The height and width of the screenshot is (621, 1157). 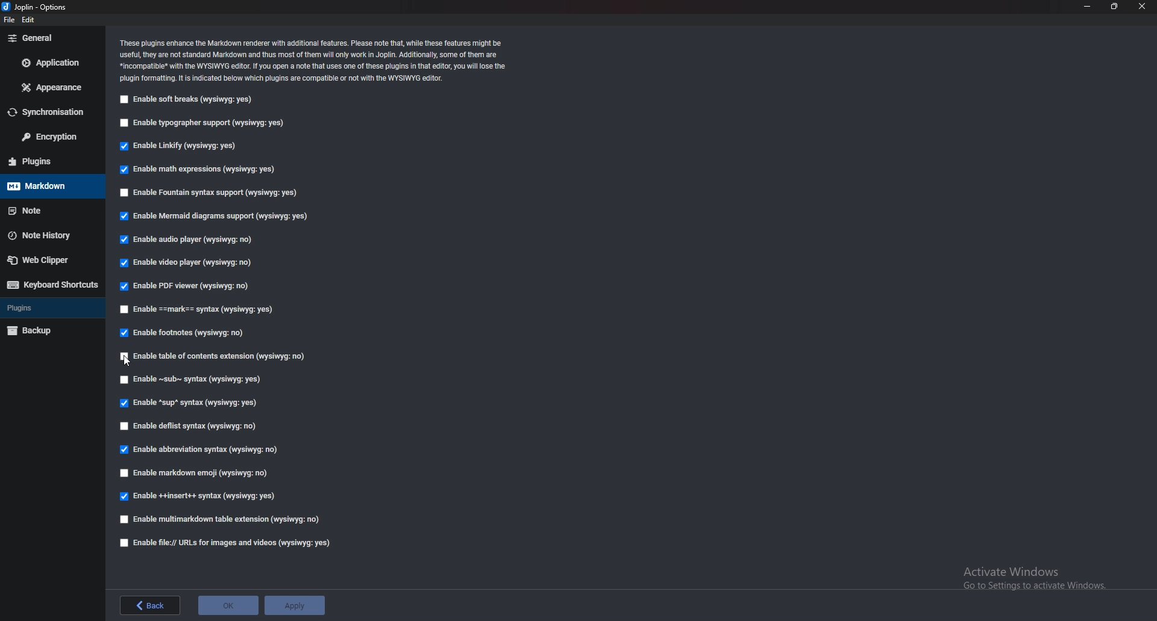 What do you see at coordinates (187, 101) in the screenshot?
I see `Enable soft breaks` at bounding box center [187, 101].